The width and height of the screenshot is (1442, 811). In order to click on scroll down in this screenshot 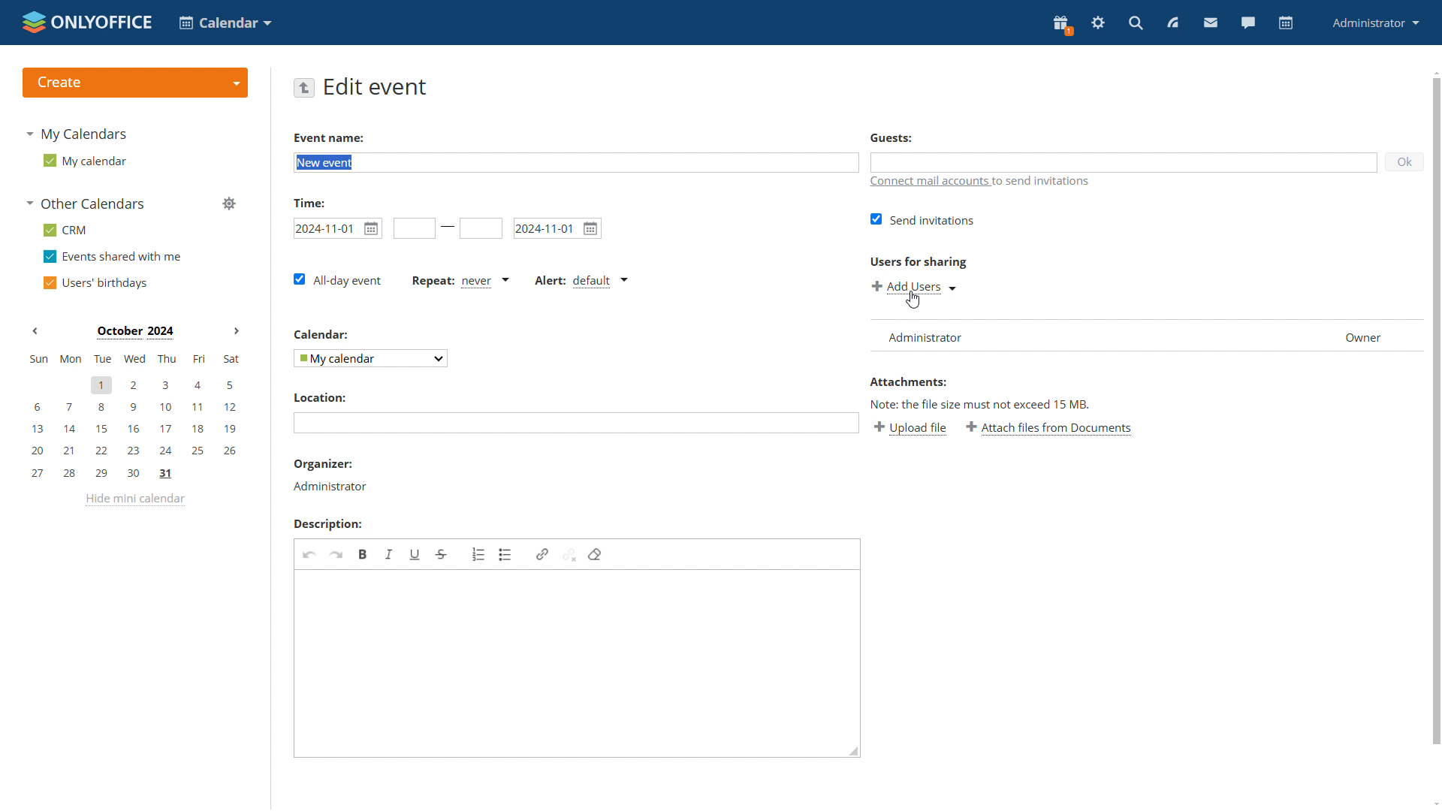, I will do `click(1435, 801)`.